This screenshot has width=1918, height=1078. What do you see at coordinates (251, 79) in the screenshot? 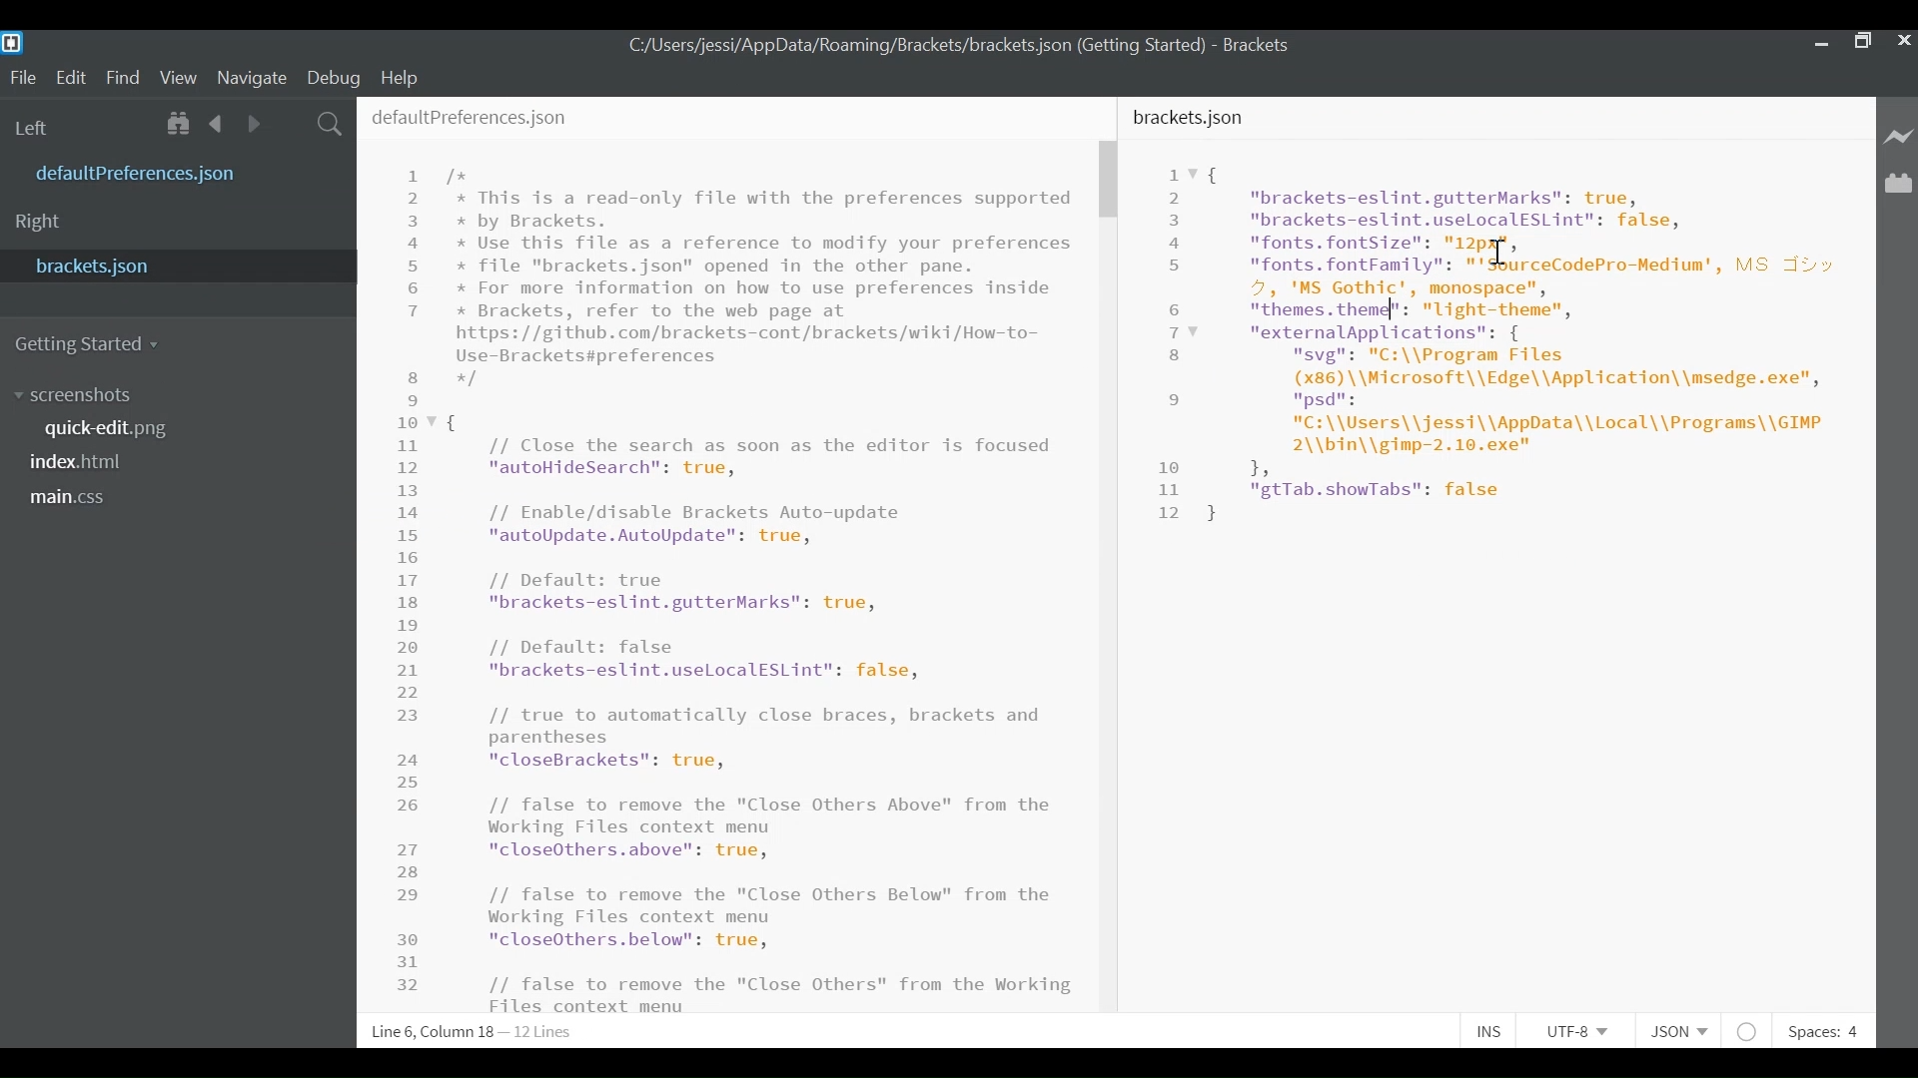
I see `Navigate` at bounding box center [251, 79].